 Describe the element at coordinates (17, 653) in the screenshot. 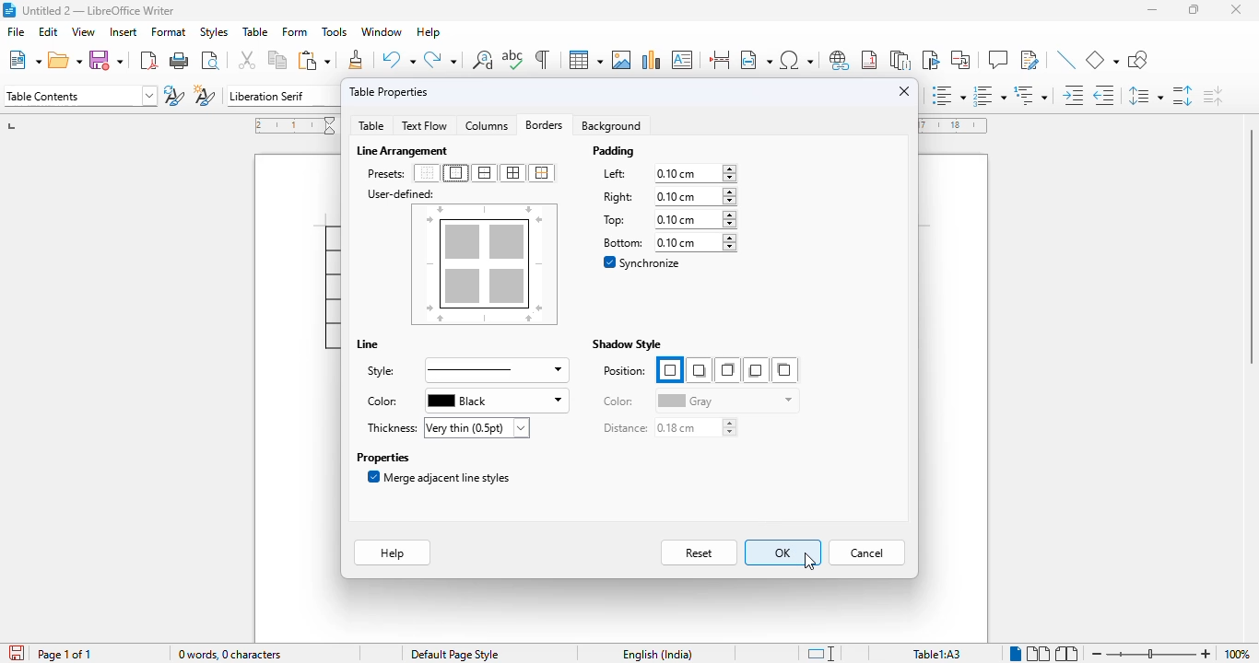

I see `click to save the document` at that location.